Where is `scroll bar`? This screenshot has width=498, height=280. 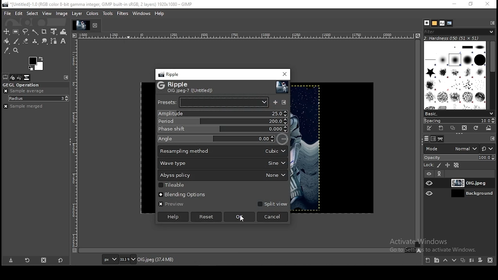 scroll bar is located at coordinates (418, 143).